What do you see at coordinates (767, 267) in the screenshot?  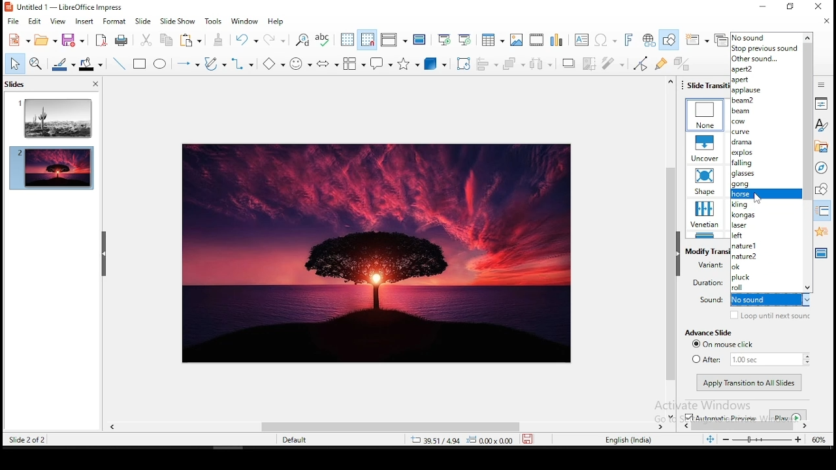 I see `ok` at bounding box center [767, 267].